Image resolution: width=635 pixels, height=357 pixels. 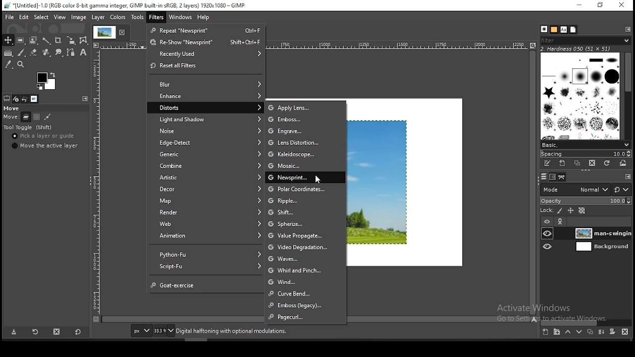 What do you see at coordinates (305, 236) in the screenshot?
I see `value propagate` at bounding box center [305, 236].